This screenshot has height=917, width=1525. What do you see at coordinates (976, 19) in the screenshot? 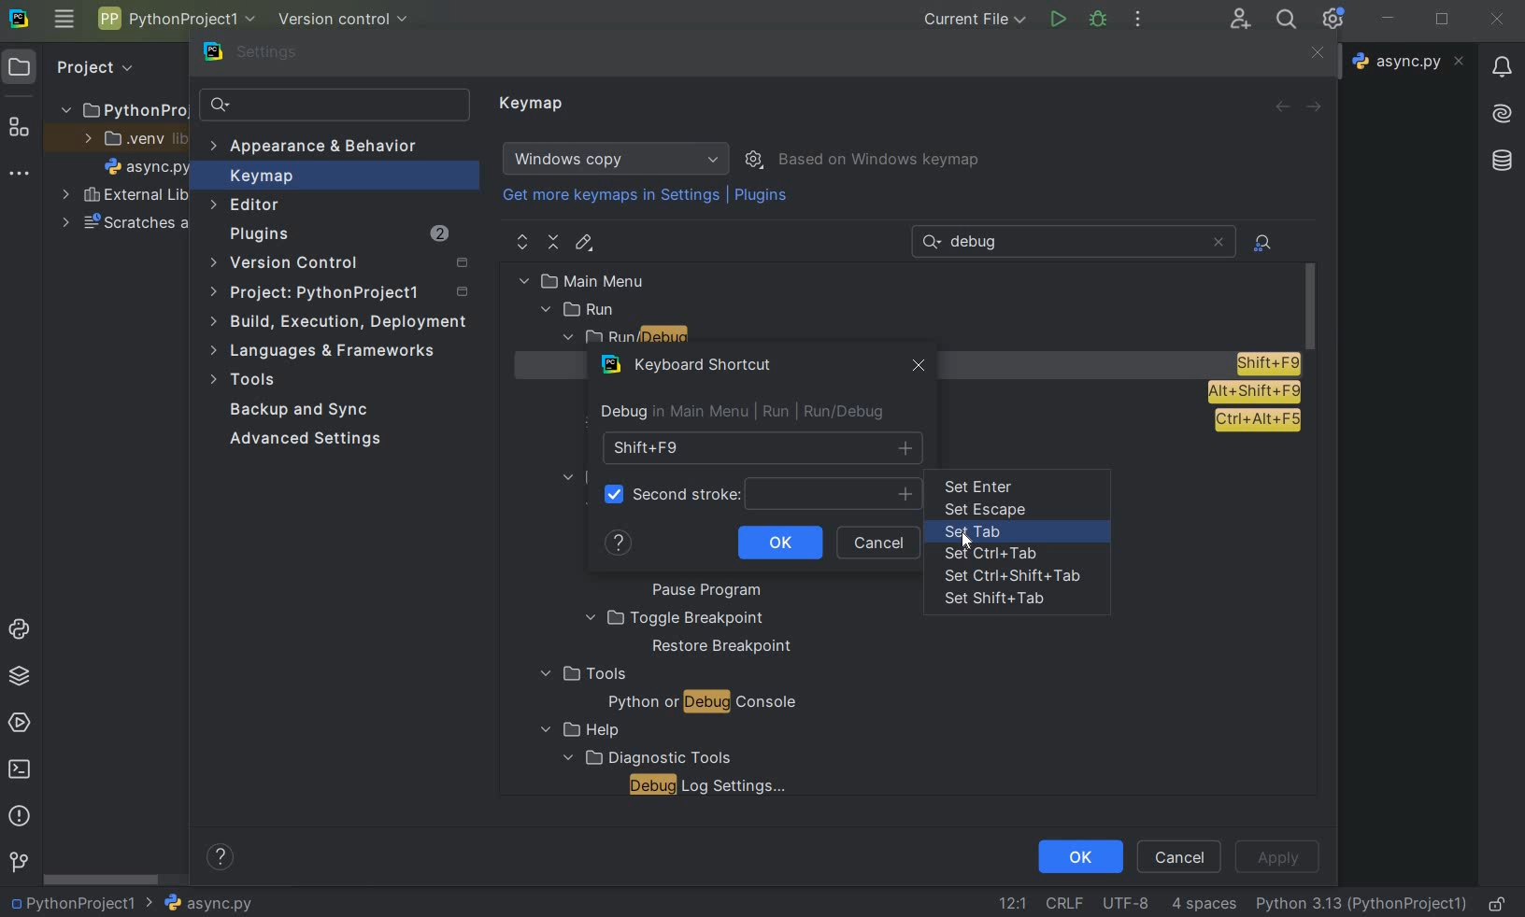
I see `current file` at bounding box center [976, 19].